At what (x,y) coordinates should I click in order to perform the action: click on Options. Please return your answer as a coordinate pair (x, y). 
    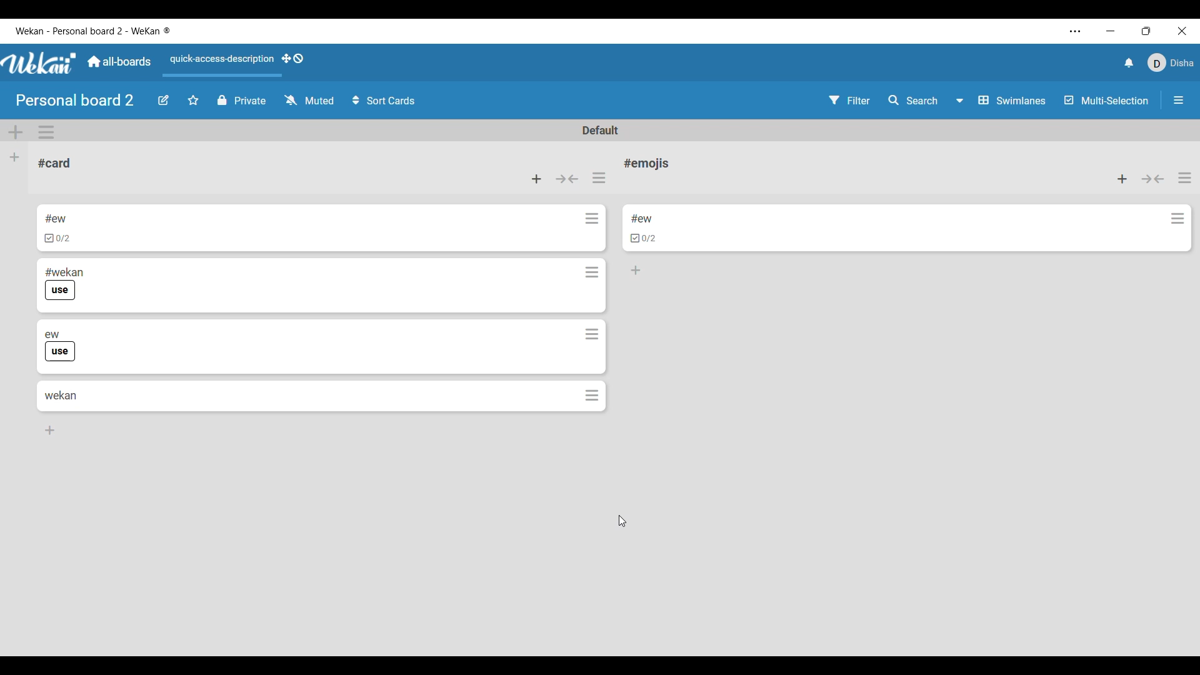
    Looking at the image, I should click on (1175, 222).